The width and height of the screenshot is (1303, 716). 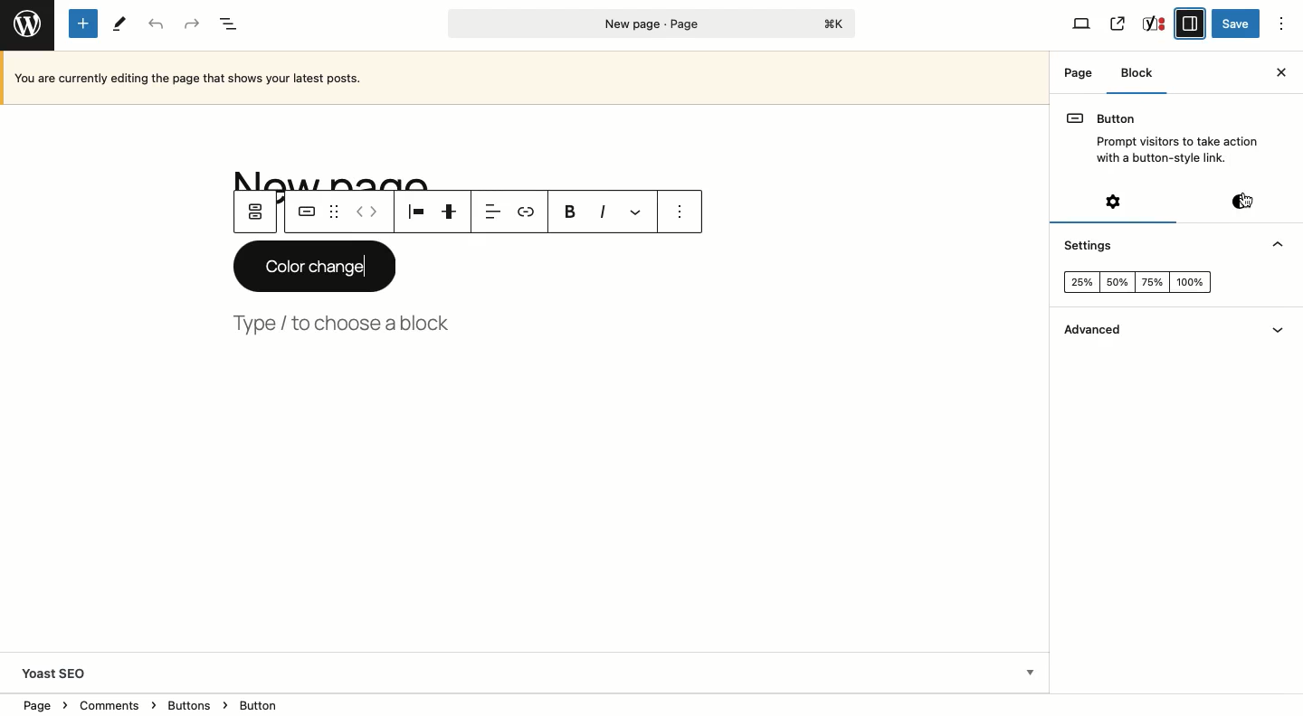 What do you see at coordinates (1279, 72) in the screenshot?
I see `Close` at bounding box center [1279, 72].